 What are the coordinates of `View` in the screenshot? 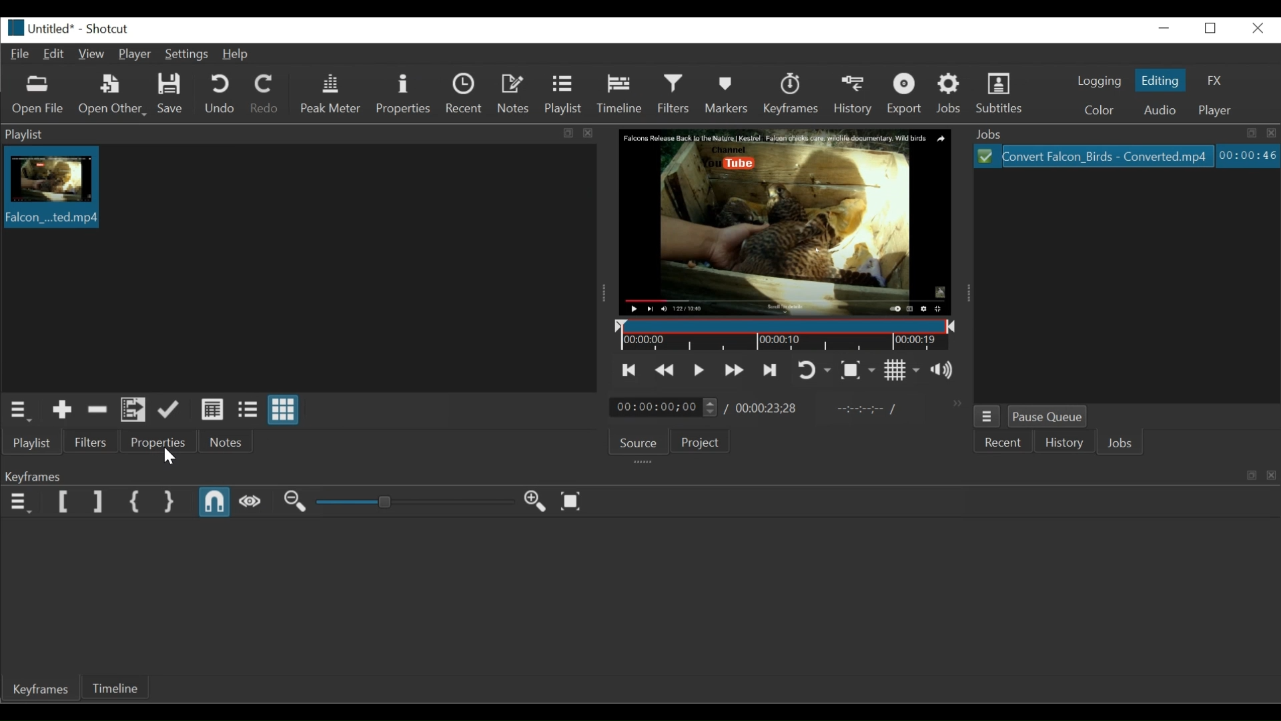 It's located at (91, 55).